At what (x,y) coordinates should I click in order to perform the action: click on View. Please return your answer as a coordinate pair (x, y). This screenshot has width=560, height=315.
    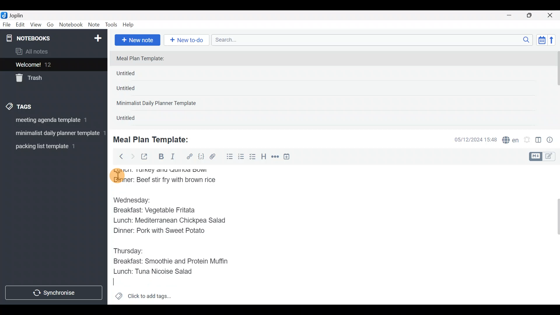
    Looking at the image, I should click on (36, 26).